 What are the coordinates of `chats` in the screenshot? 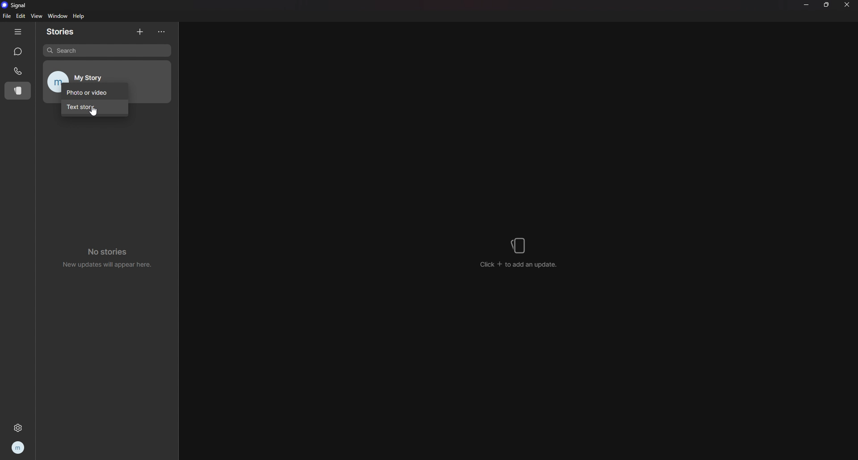 It's located at (19, 52).